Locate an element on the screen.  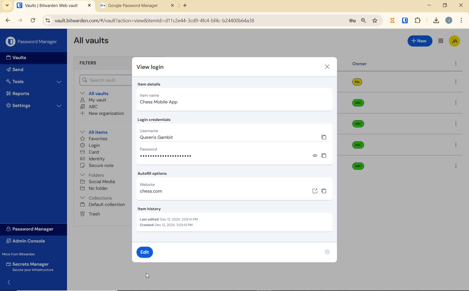
hidden password is located at coordinates (168, 156).